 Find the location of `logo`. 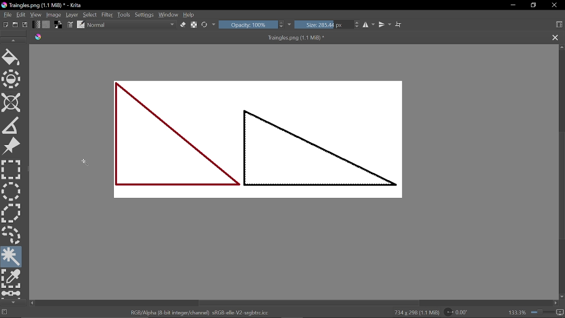

logo is located at coordinates (38, 38).